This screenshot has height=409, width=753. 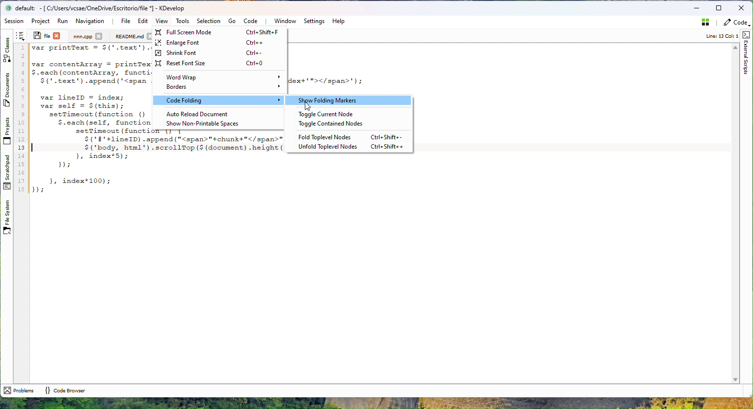 I want to click on Show non printable spaces, so click(x=217, y=124).